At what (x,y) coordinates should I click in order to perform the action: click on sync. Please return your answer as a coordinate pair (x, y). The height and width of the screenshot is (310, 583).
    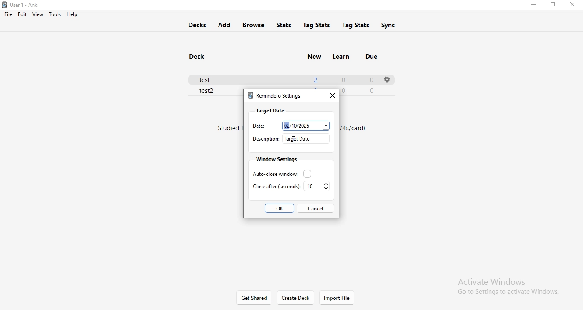
    Looking at the image, I should click on (394, 25).